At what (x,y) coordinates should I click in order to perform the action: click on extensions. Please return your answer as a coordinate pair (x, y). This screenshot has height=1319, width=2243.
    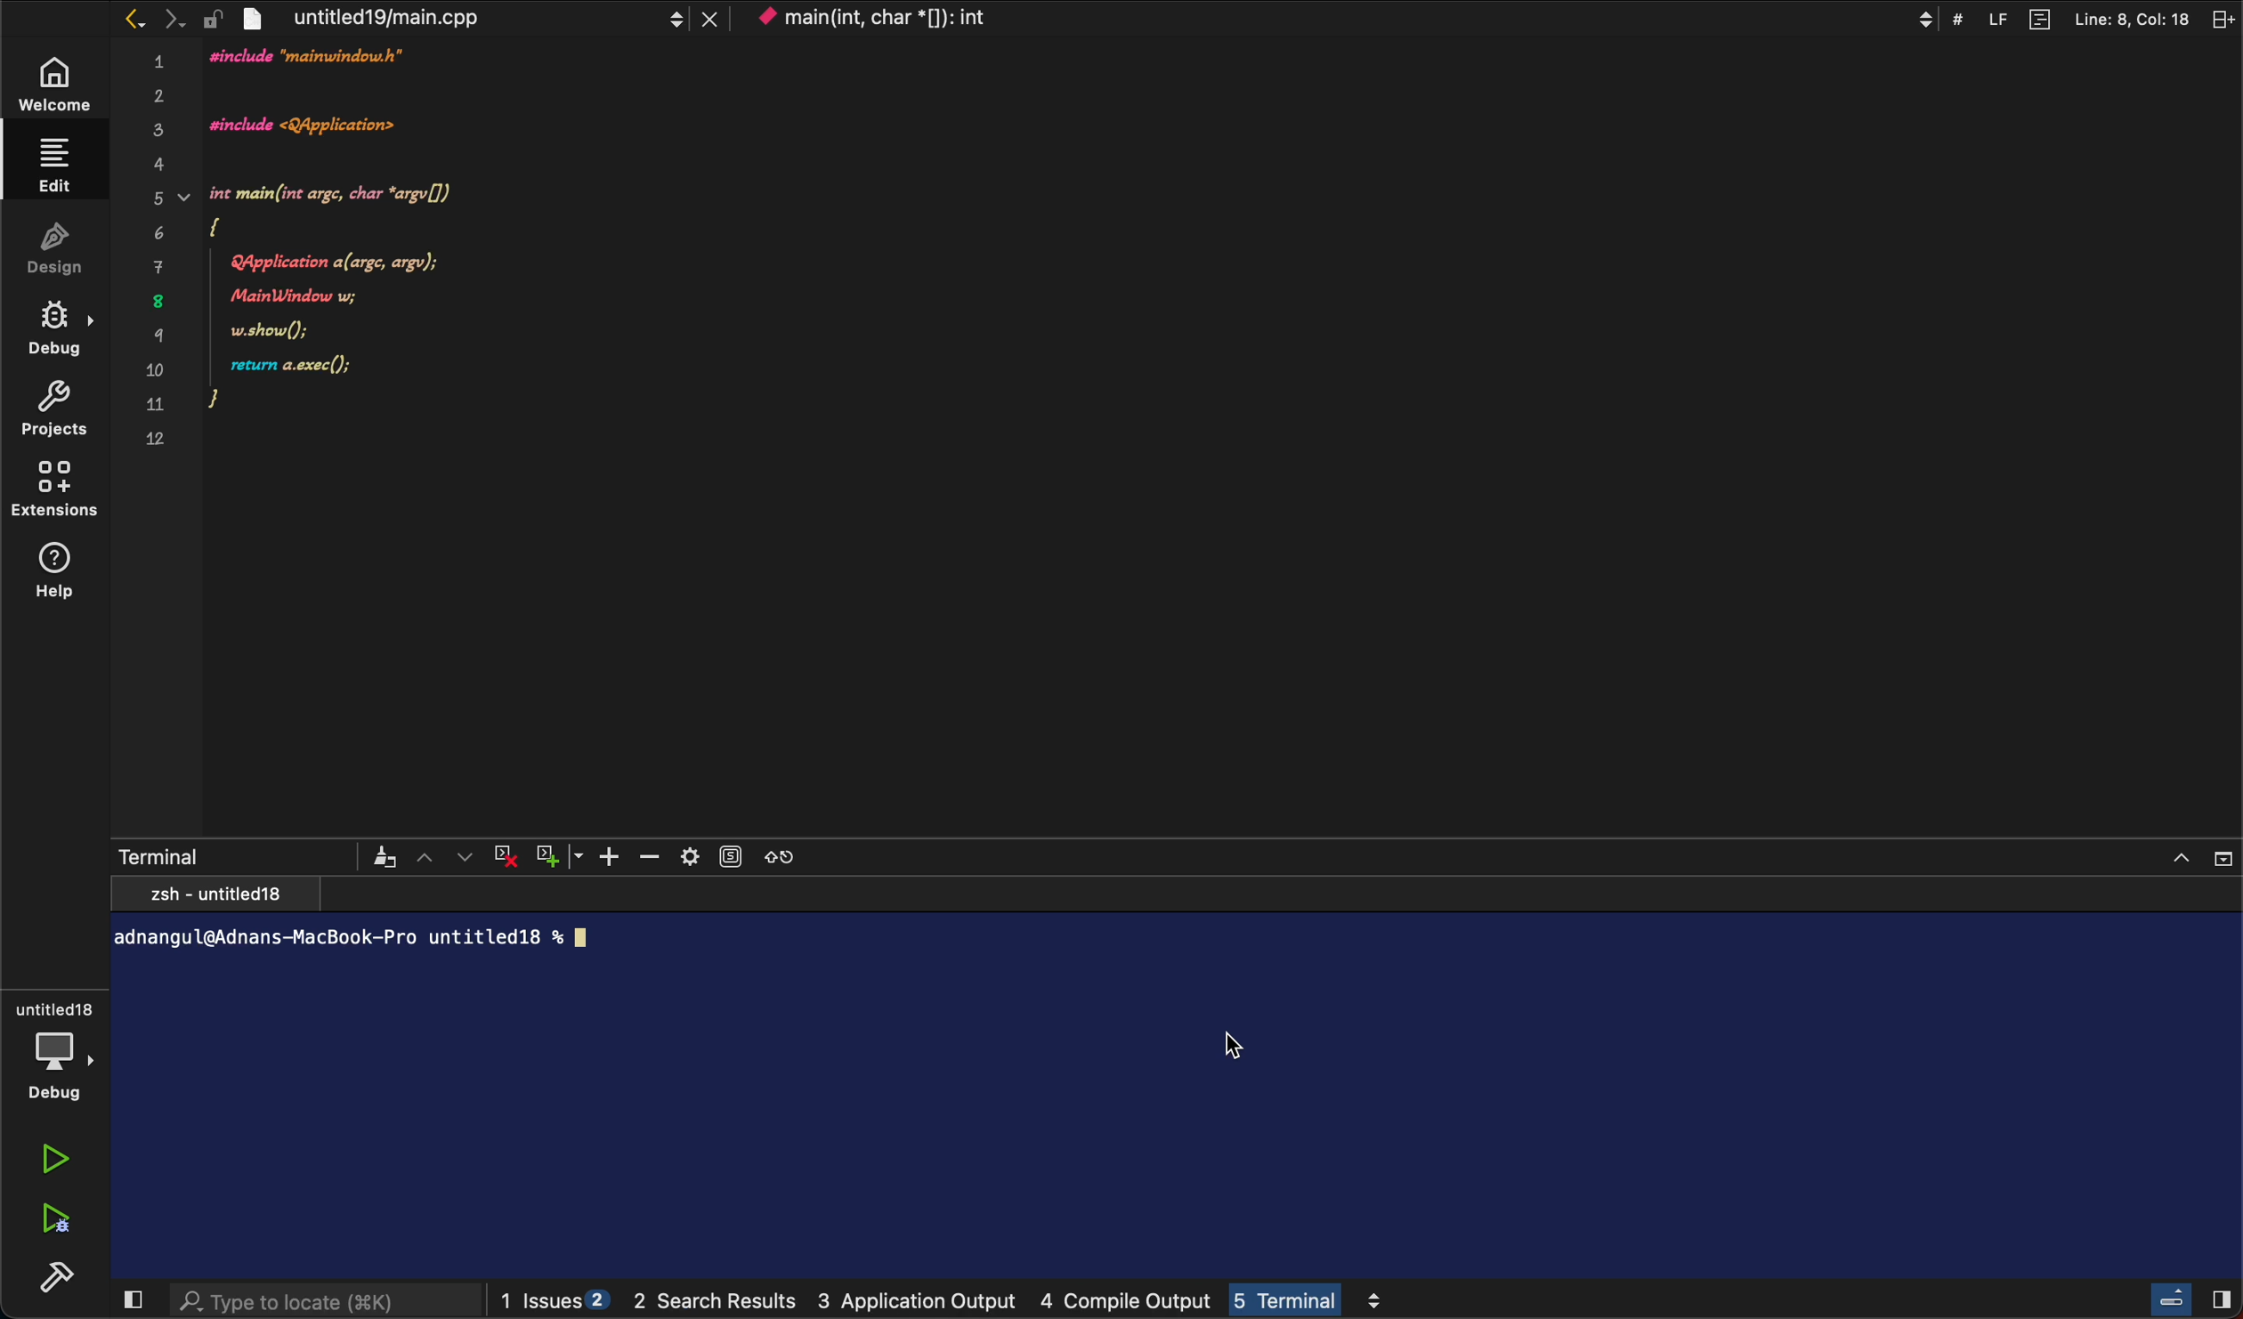
    Looking at the image, I should click on (53, 487).